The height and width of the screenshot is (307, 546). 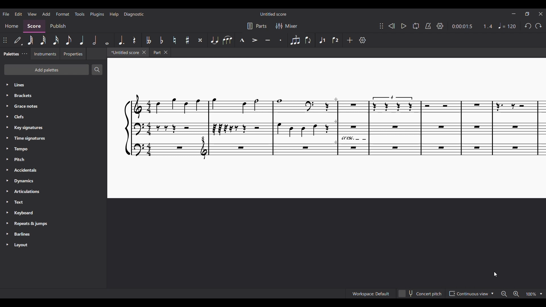 What do you see at coordinates (214, 40) in the screenshot?
I see `Tie` at bounding box center [214, 40].